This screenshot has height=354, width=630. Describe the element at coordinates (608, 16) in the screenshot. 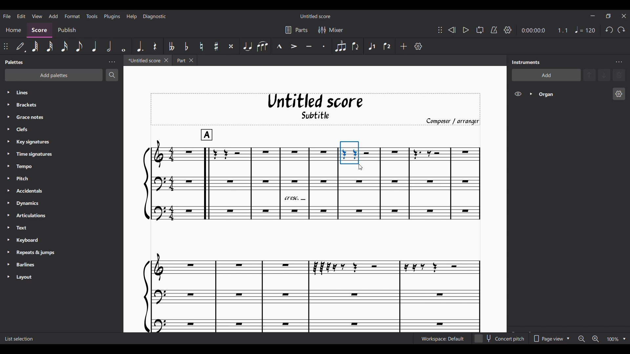

I see `Show interface in smaller tab` at that location.